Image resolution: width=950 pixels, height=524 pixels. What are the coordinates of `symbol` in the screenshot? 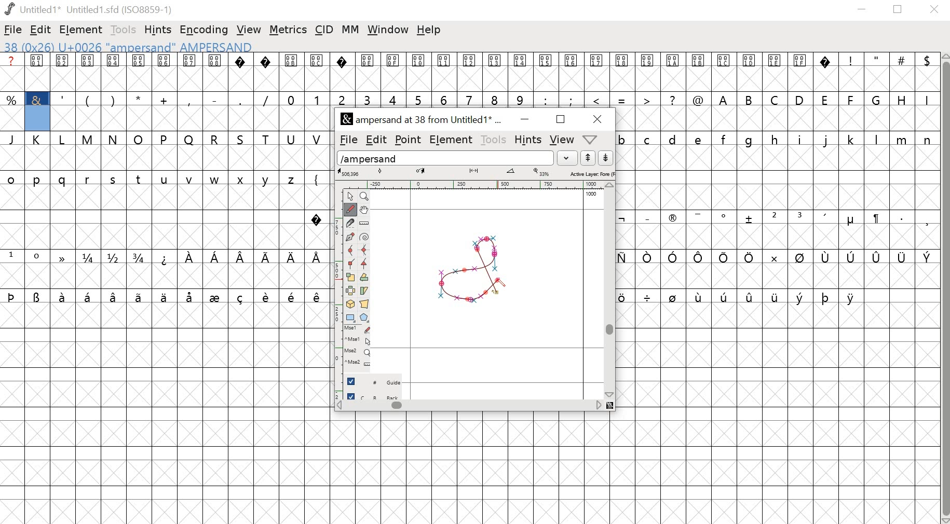 It's located at (241, 296).